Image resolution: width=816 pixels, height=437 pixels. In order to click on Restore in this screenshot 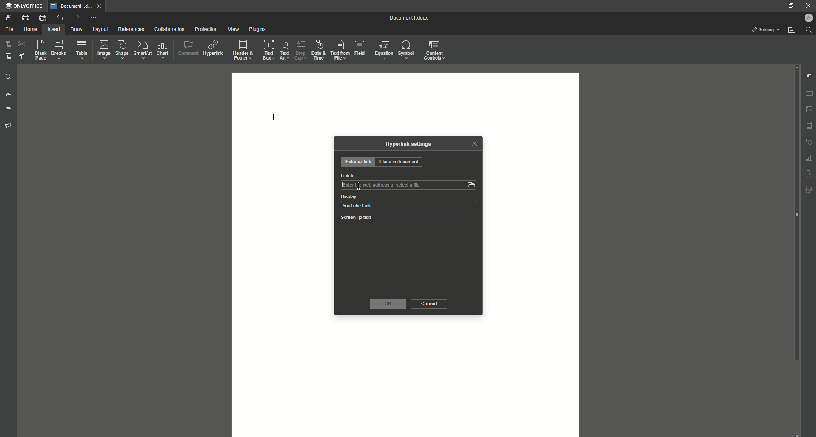, I will do `click(790, 6)`.